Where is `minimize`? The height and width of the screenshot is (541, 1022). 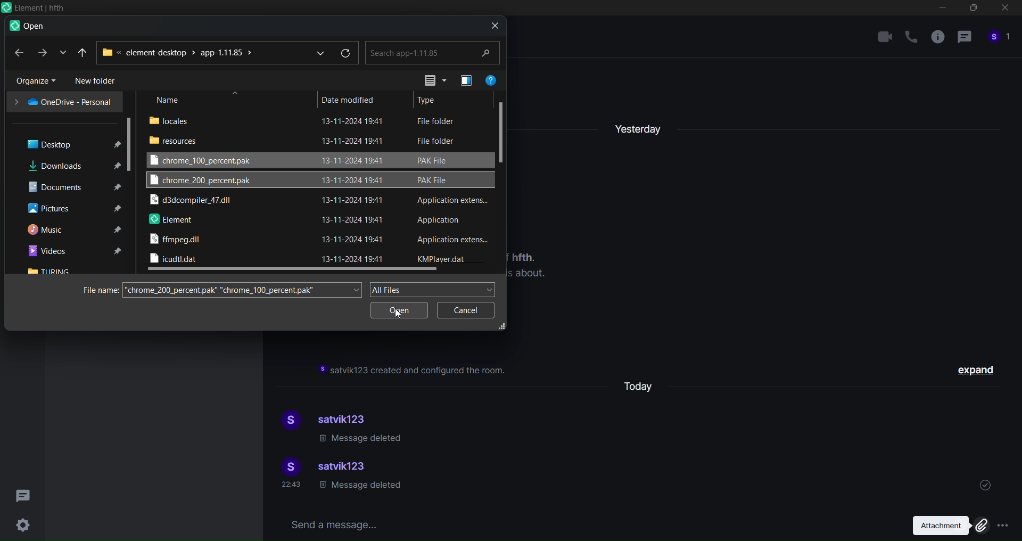 minimize is located at coordinates (943, 10).